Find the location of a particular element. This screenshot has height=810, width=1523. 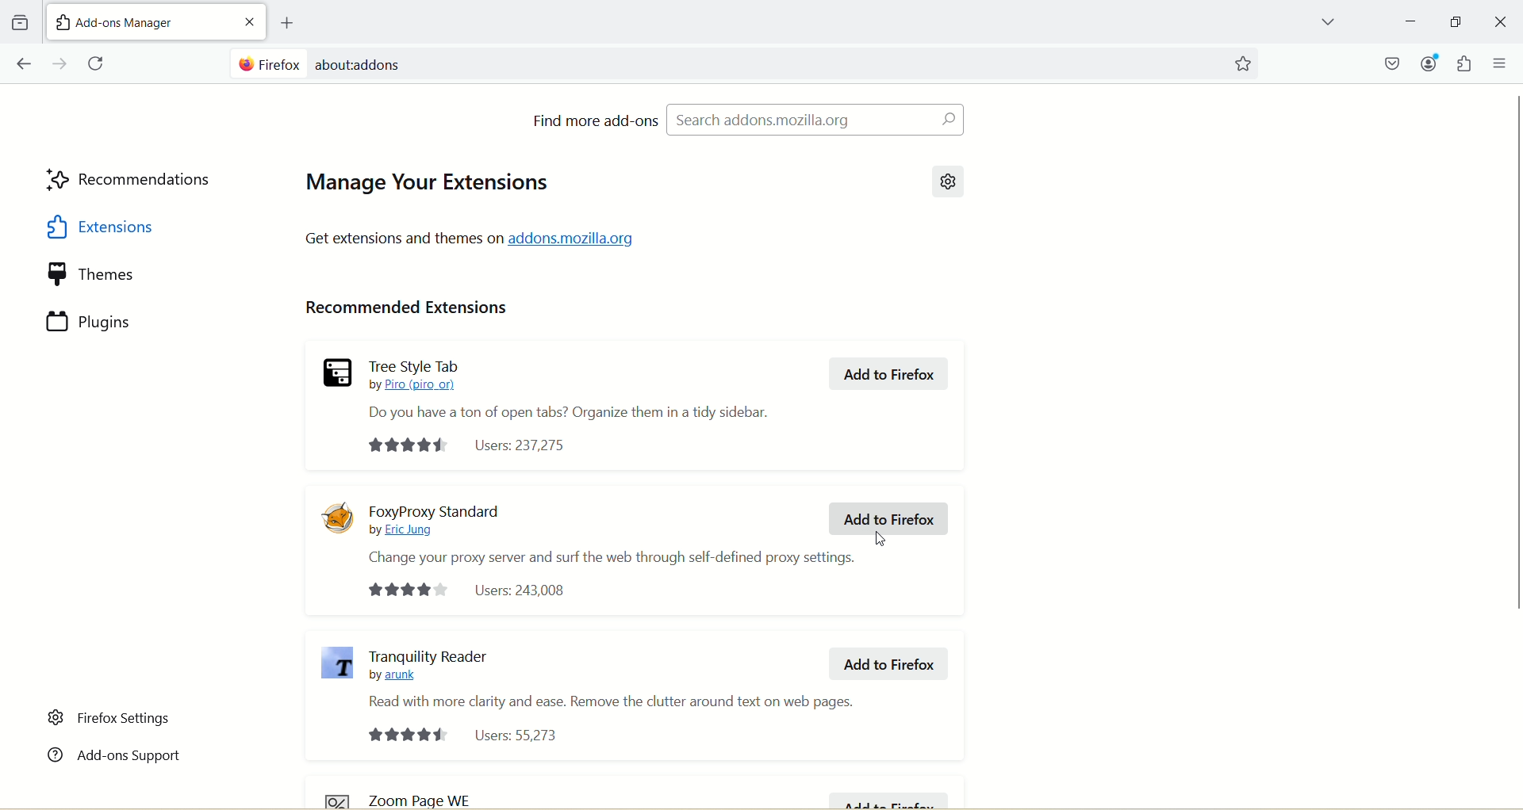

Recommended Extensions is located at coordinates (408, 310).